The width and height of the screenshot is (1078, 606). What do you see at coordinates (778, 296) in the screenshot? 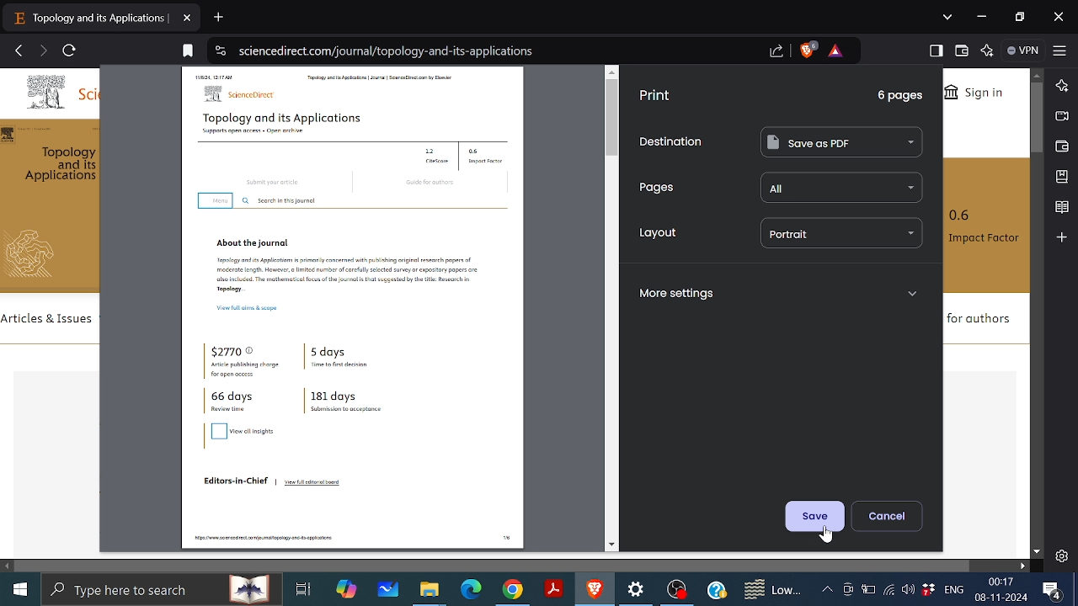
I see `More settings` at bounding box center [778, 296].